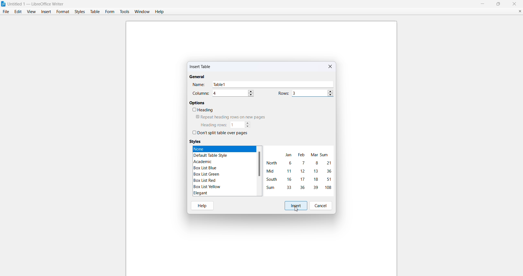  Describe the element at coordinates (5, 12) in the screenshot. I see `file` at that location.